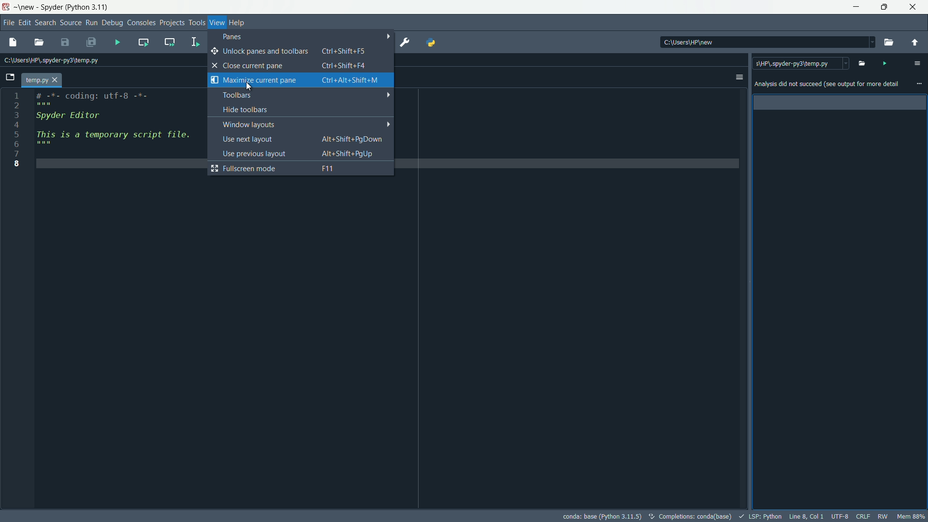  Describe the element at coordinates (301, 37) in the screenshot. I see `panes` at that location.